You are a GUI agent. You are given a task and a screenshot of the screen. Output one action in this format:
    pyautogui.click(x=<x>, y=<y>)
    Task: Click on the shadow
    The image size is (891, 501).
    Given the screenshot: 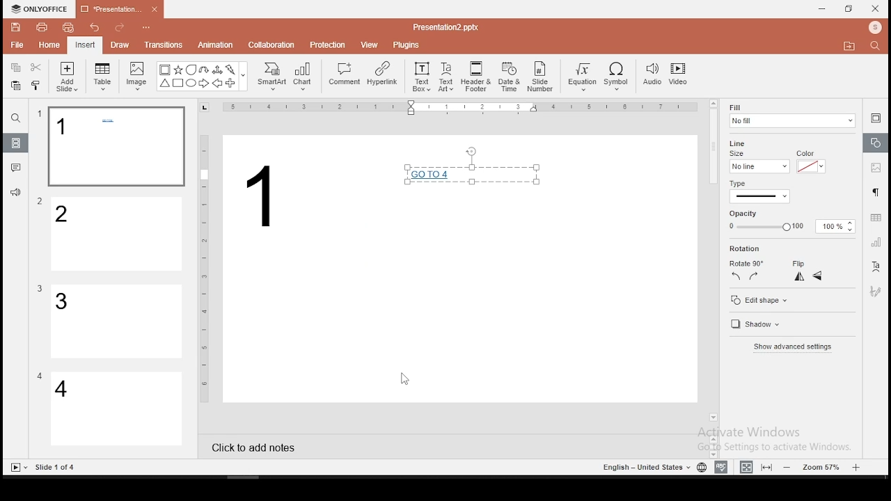 What is the action you would take?
    pyautogui.click(x=753, y=326)
    